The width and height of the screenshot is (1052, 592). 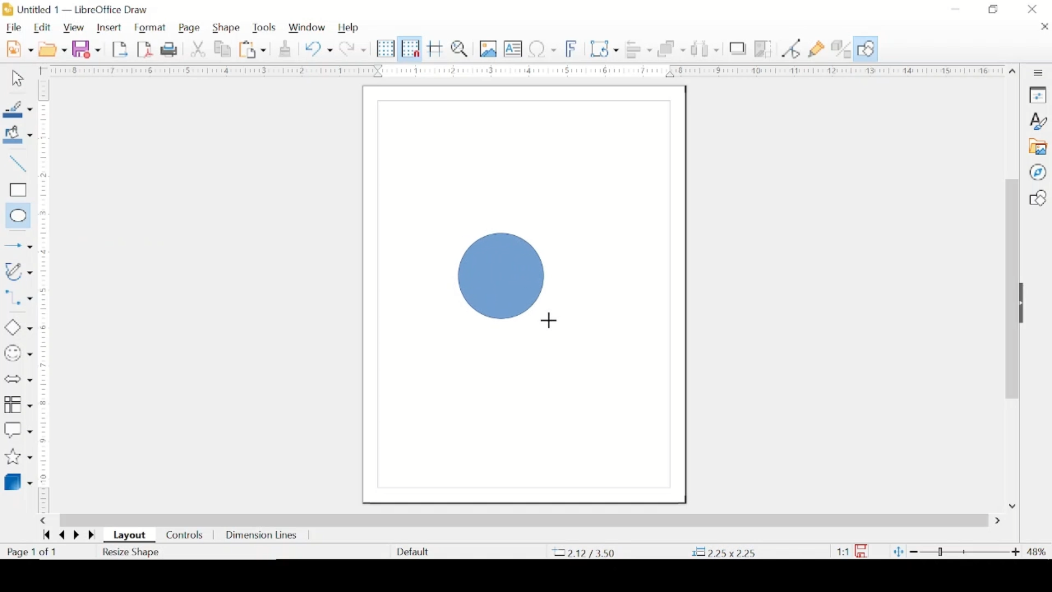 I want to click on crop image , so click(x=763, y=49).